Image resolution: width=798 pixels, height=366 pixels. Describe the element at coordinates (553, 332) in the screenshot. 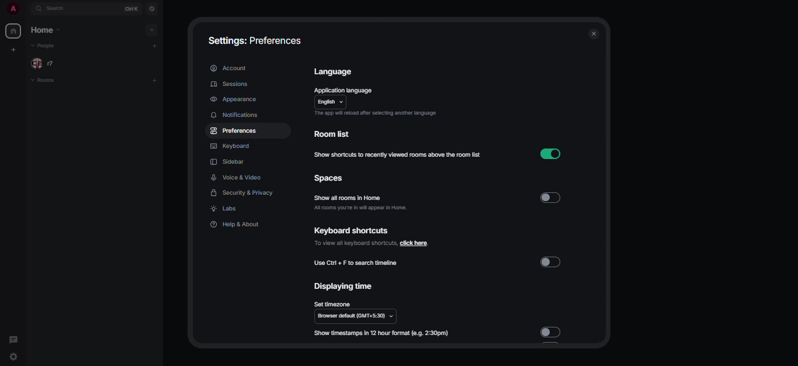

I see `disabled` at that location.